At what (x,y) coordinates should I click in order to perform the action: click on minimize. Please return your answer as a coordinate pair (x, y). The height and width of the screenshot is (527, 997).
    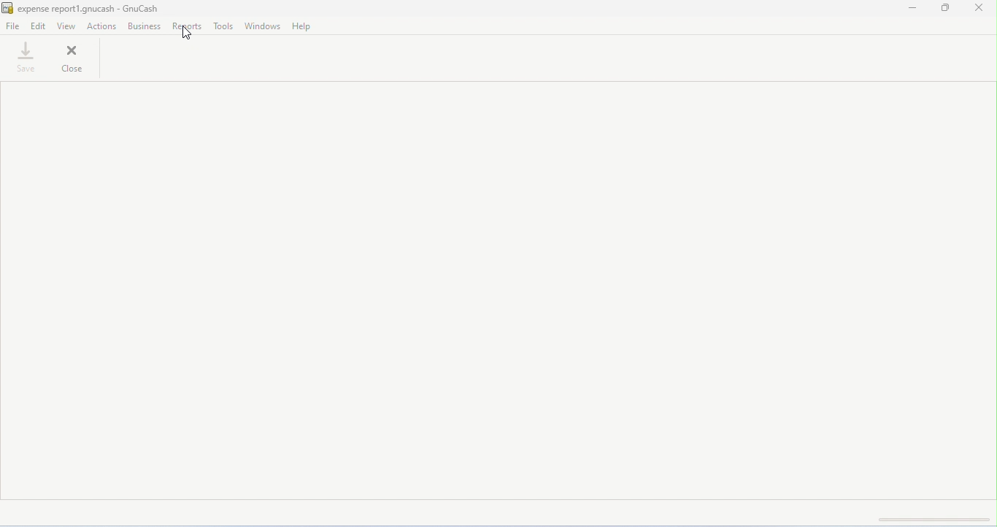
    Looking at the image, I should click on (911, 9).